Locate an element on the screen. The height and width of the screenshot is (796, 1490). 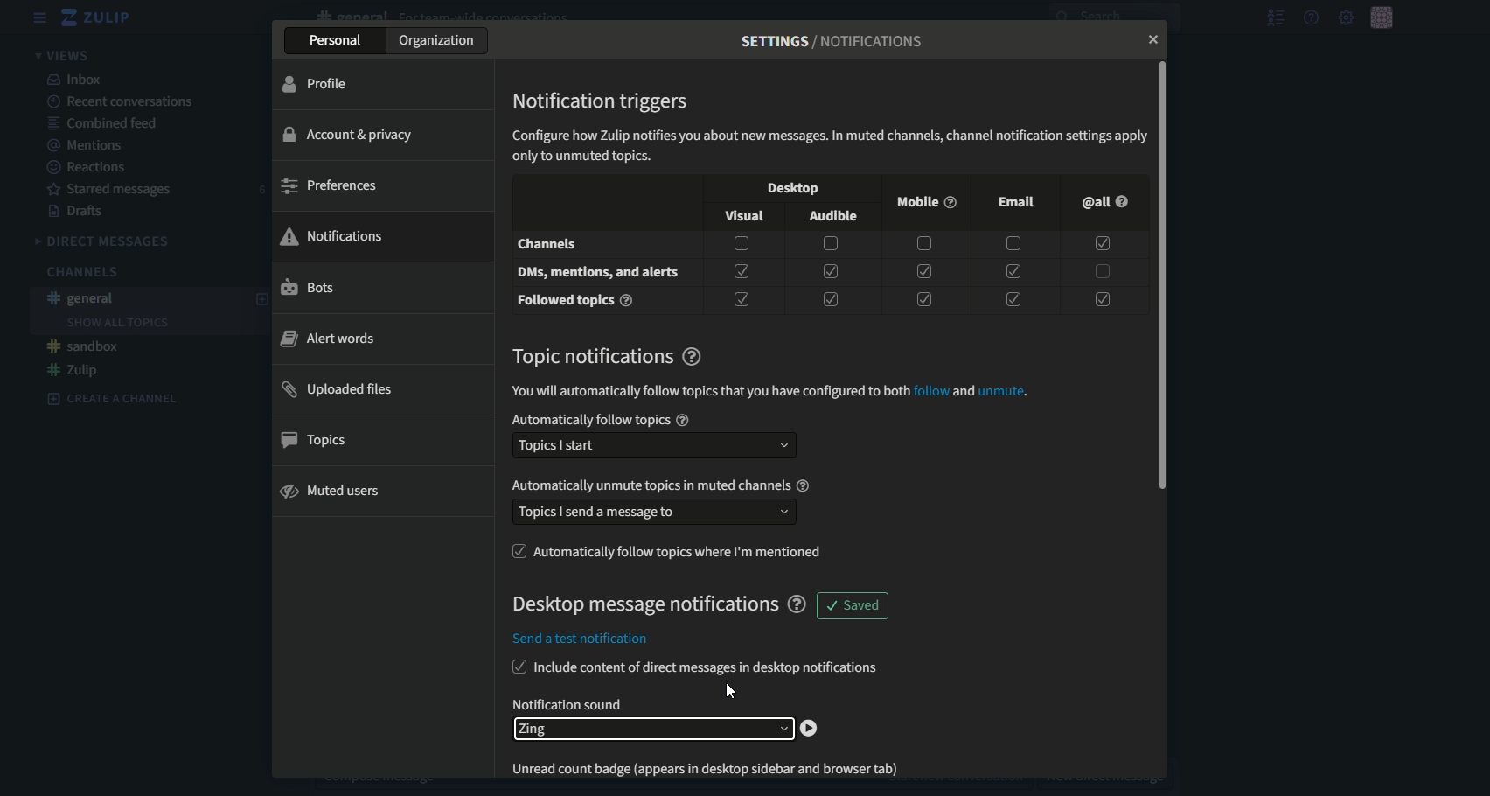
text is located at coordinates (601, 355).